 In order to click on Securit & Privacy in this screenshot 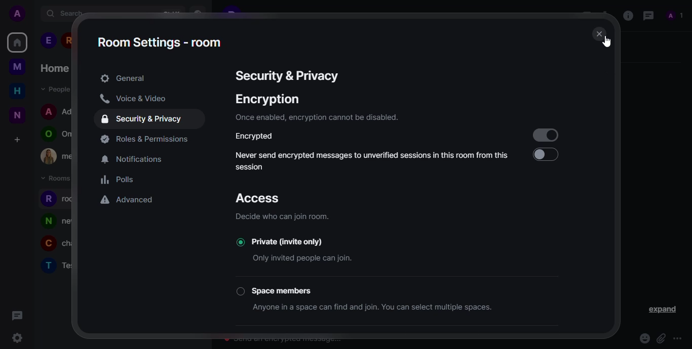, I will do `click(291, 77)`.